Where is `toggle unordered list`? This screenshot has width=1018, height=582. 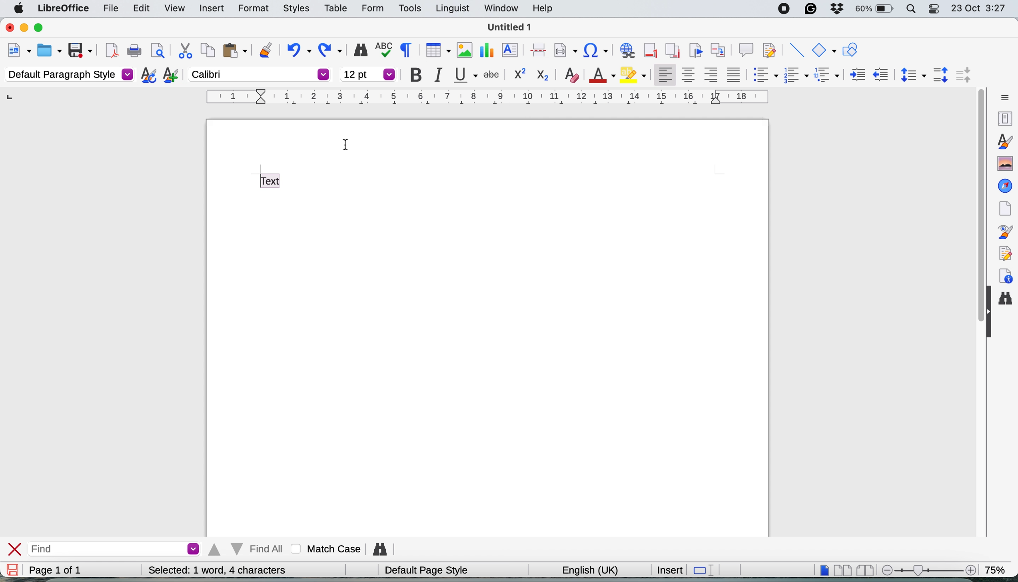
toggle unordered list is located at coordinates (763, 77).